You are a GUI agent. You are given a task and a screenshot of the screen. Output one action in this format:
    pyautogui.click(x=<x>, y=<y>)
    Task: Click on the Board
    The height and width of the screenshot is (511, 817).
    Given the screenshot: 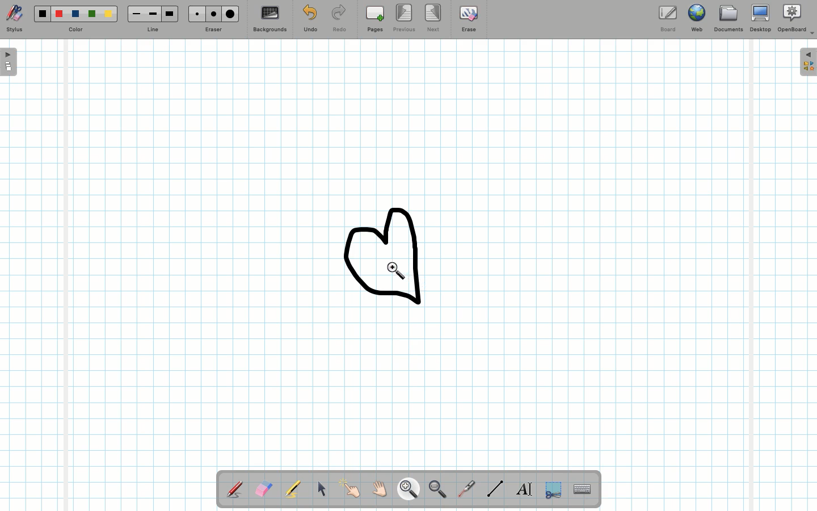 What is the action you would take?
    pyautogui.click(x=670, y=18)
    